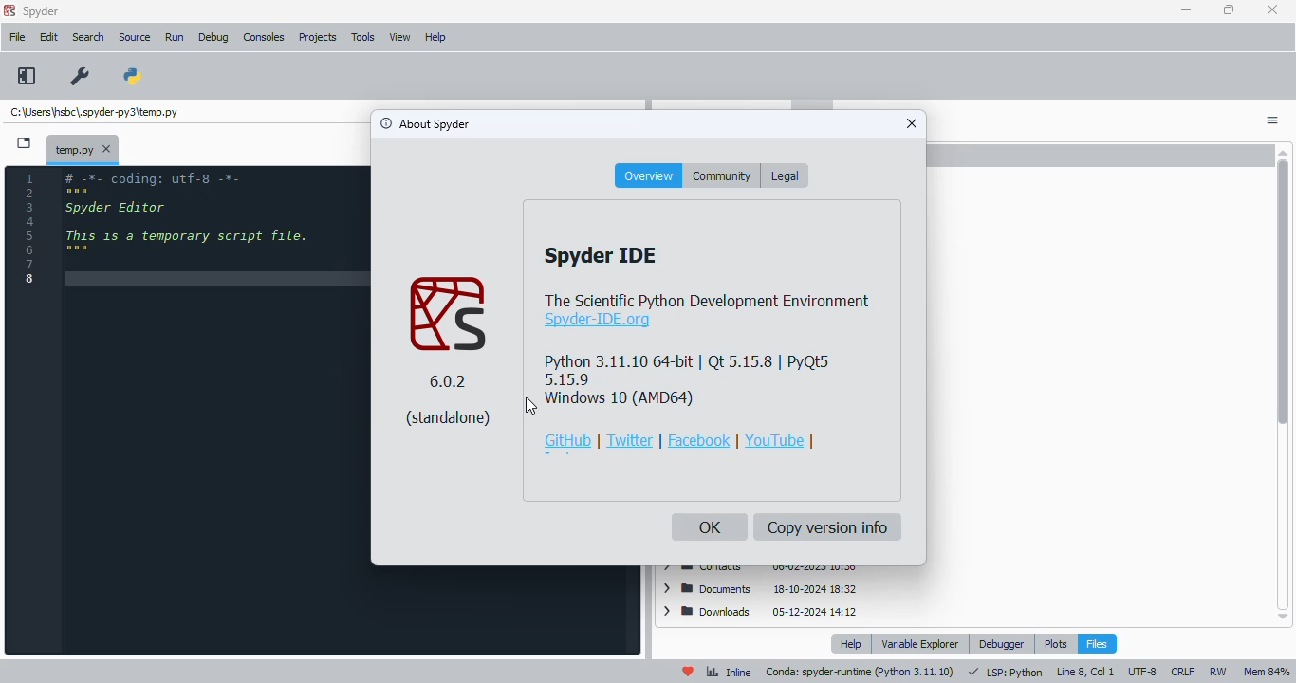 This screenshot has width=1296, height=683. I want to click on spyder, so click(41, 11).